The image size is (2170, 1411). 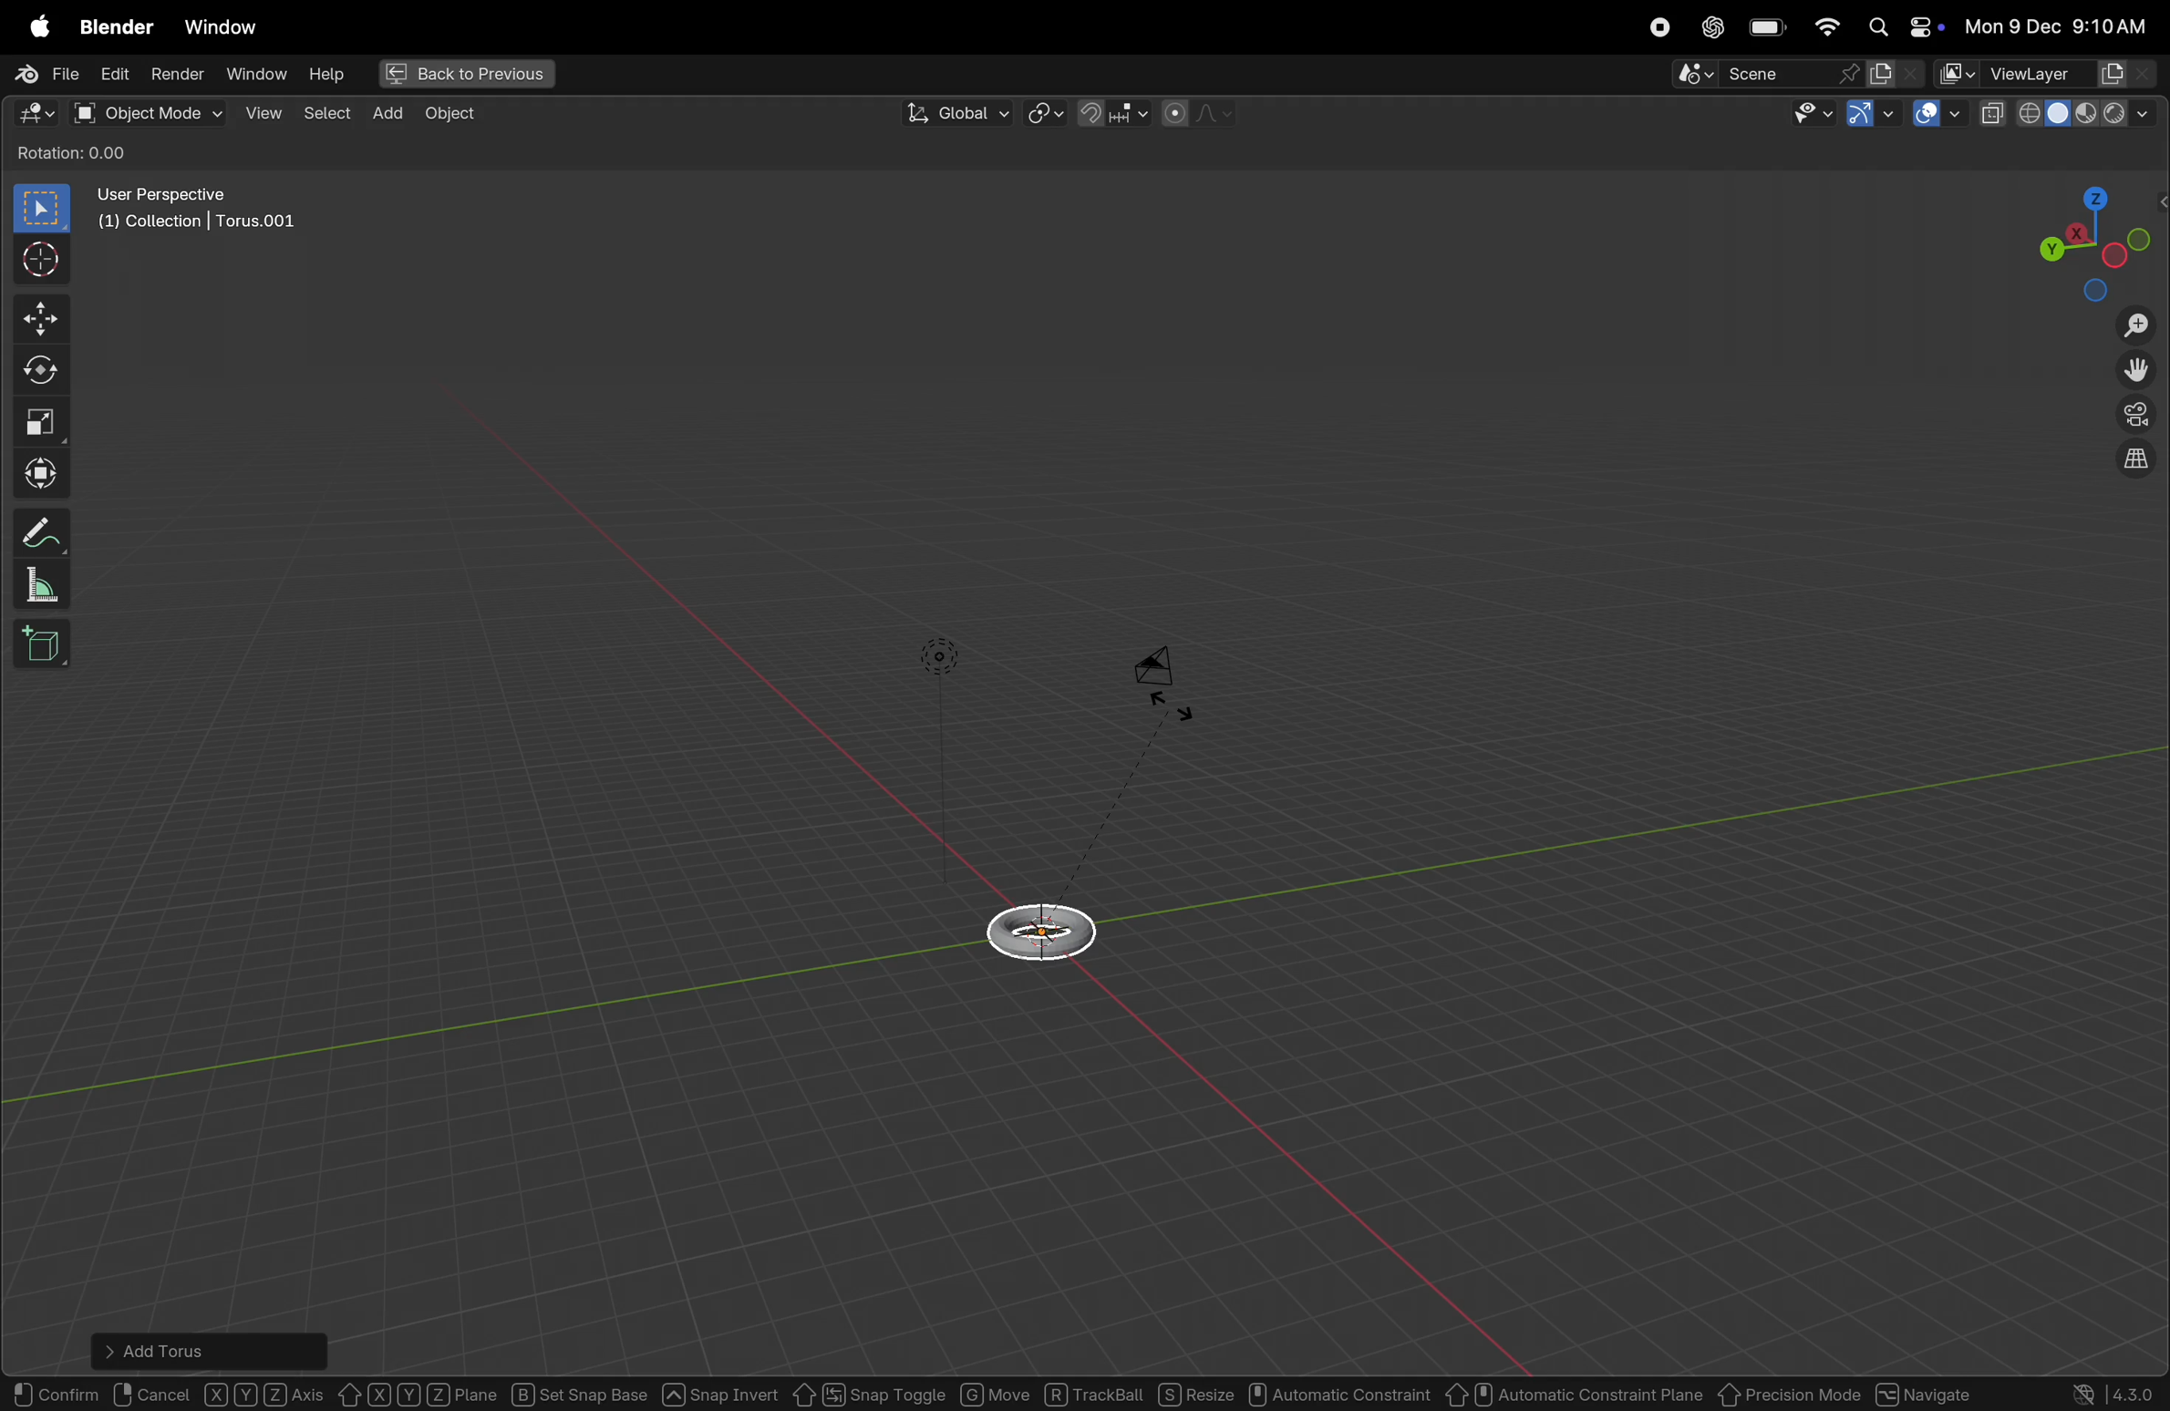 What do you see at coordinates (325, 110) in the screenshot?
I see `select` at bounding box center [325, 110].